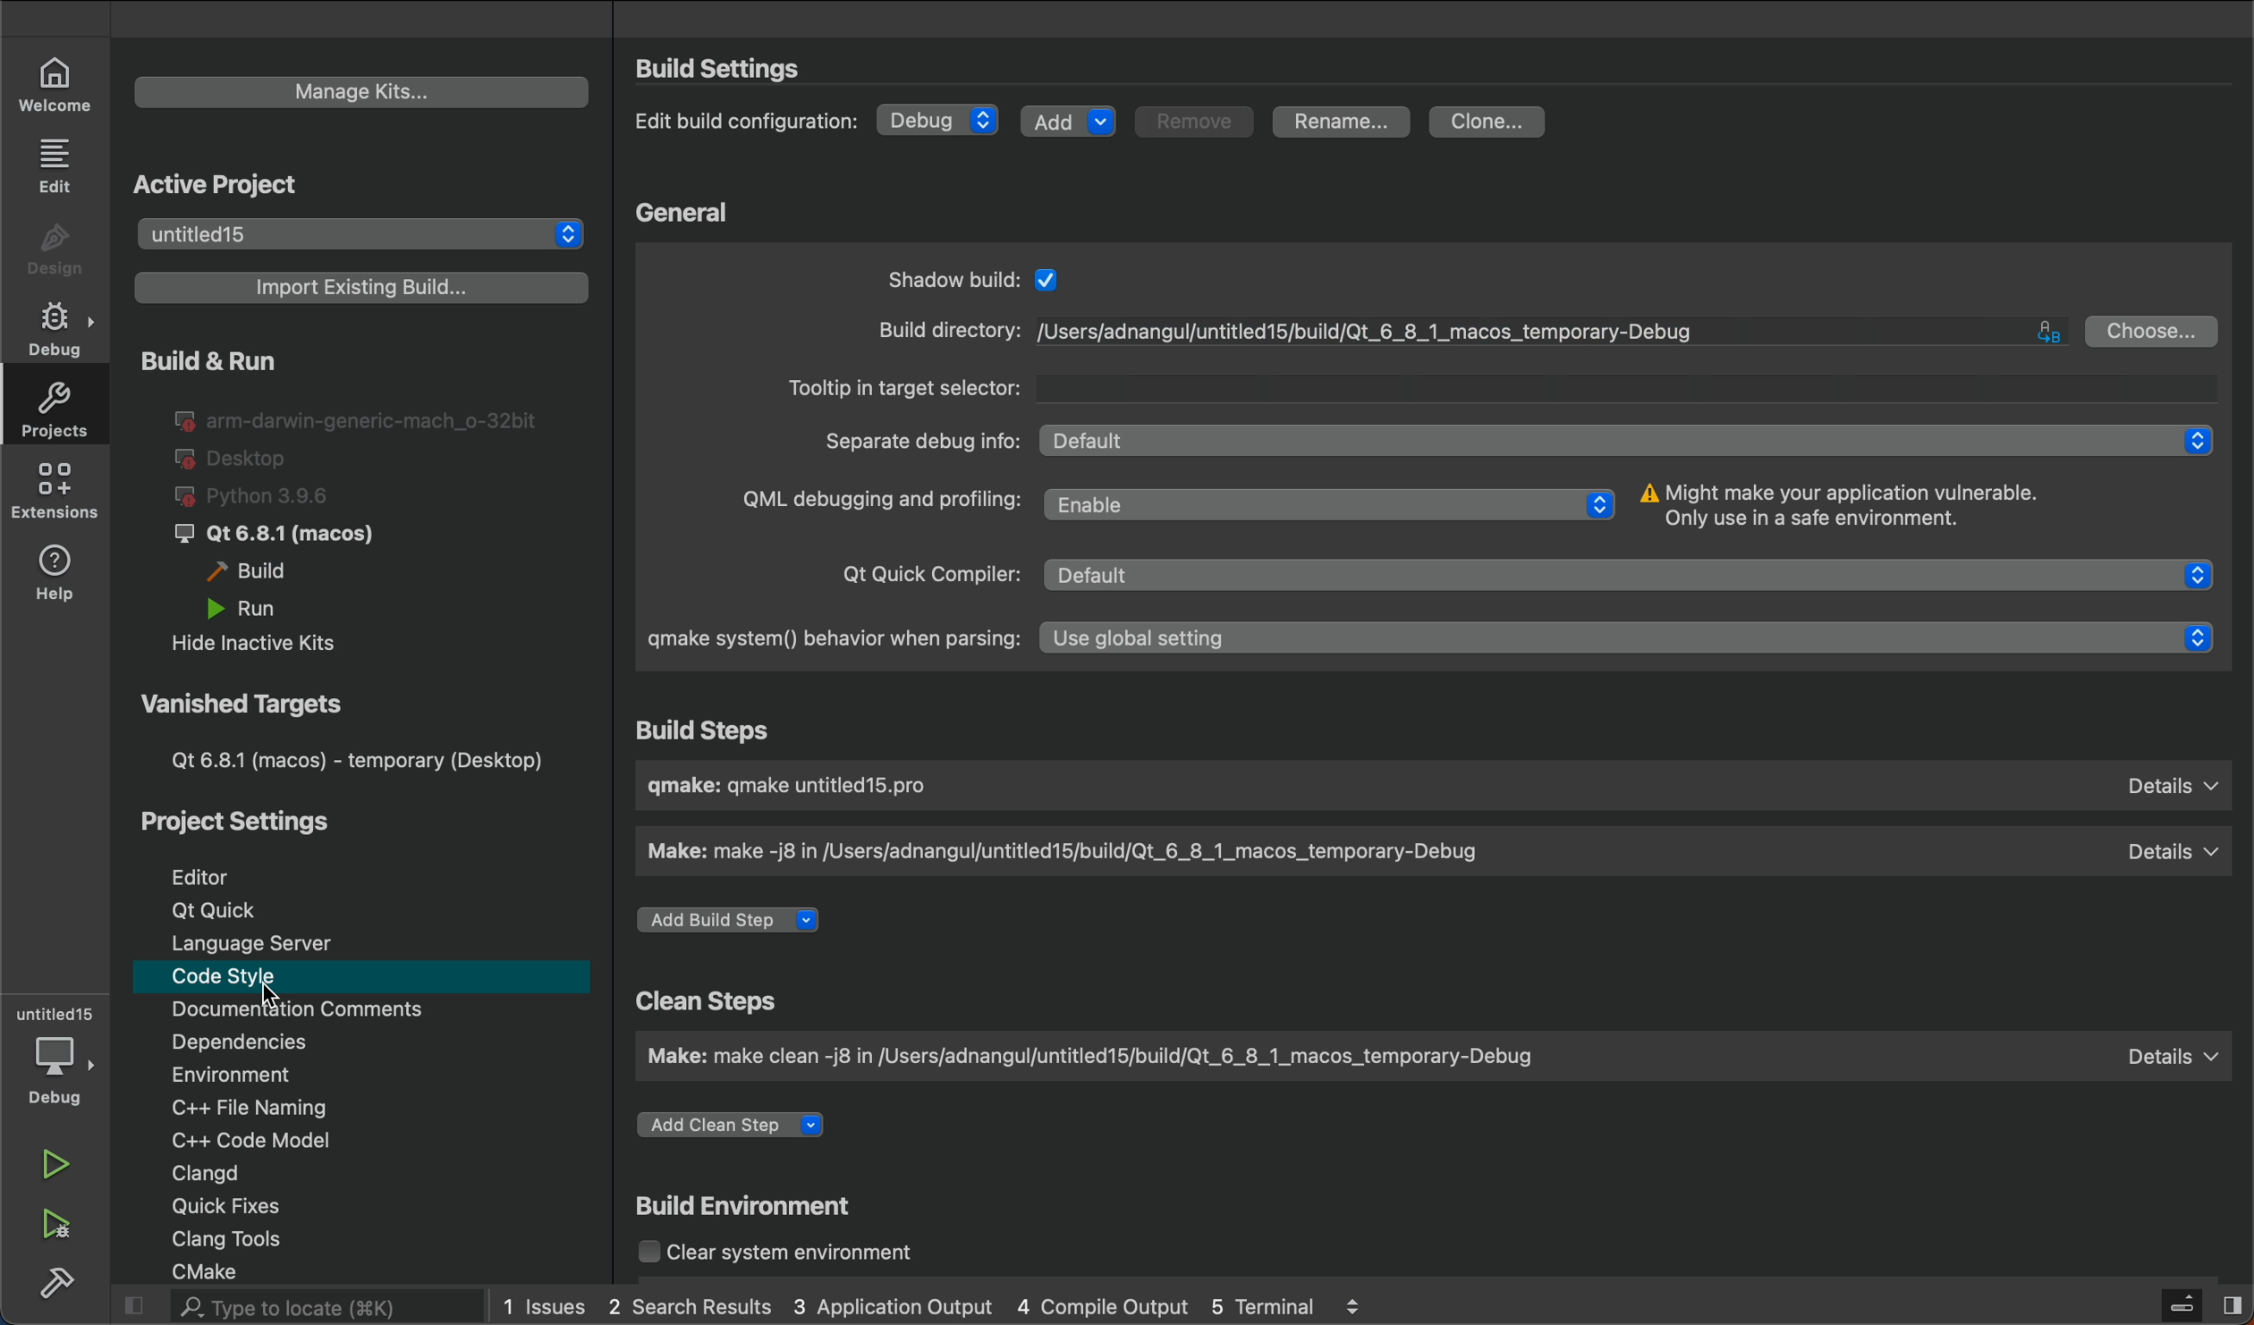 Image resolution: width=2254 pixels, height=1325 pixels. I want to click on editor, so click(212, 873).